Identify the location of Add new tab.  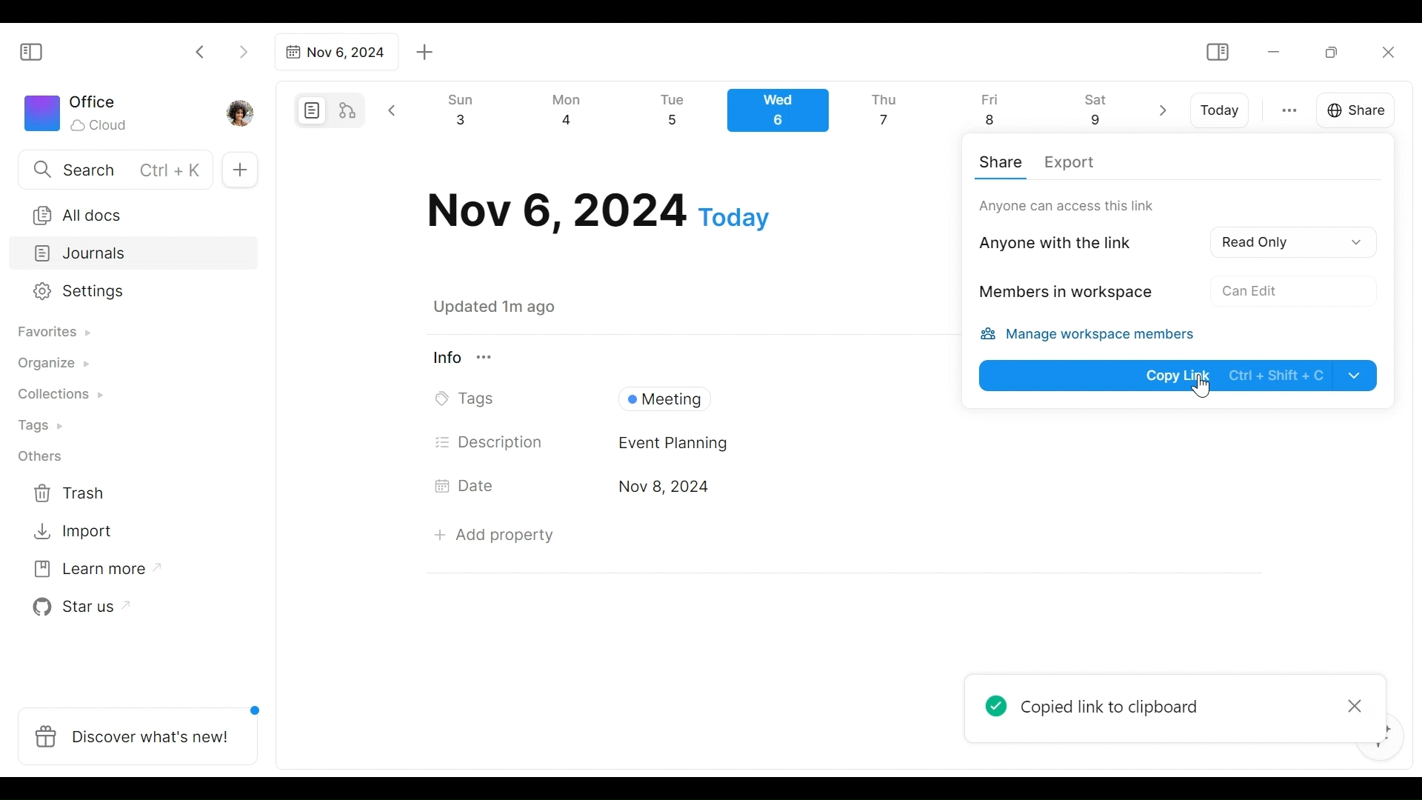
(425, 53).